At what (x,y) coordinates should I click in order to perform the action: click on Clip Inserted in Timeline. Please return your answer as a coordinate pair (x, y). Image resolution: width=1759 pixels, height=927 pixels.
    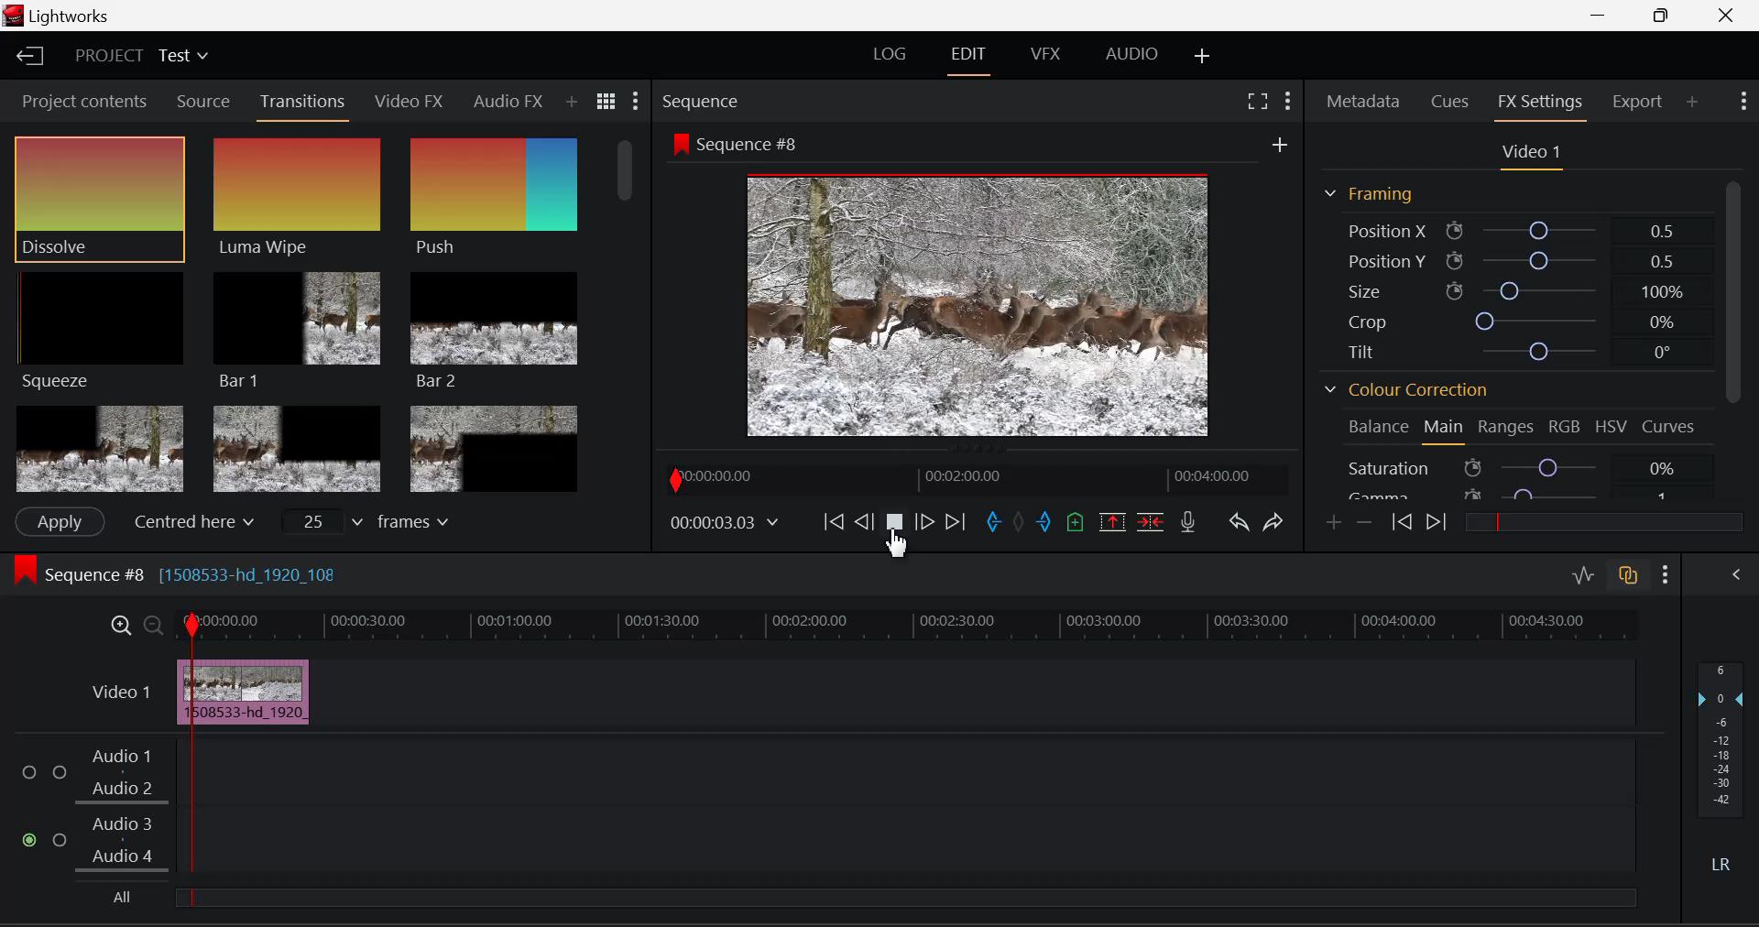
    Looking at the image, I should click on (257, 692).